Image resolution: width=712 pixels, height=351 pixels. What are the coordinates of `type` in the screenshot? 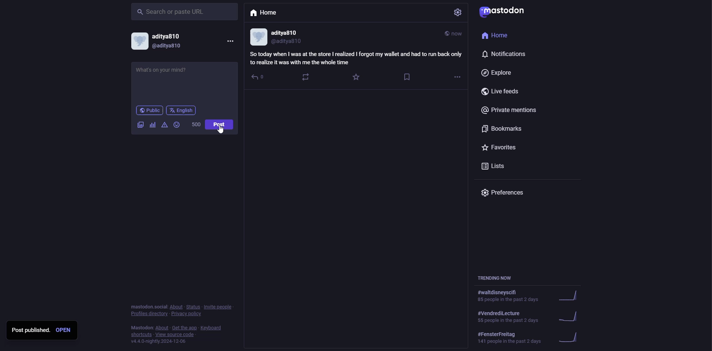 It's located at (165, 73).